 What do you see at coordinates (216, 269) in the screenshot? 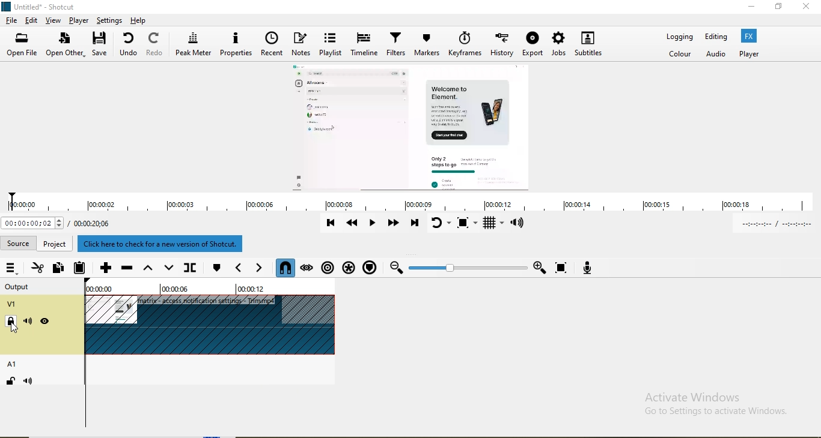
I see `create/edit marker` at bounding box center [216, 269].